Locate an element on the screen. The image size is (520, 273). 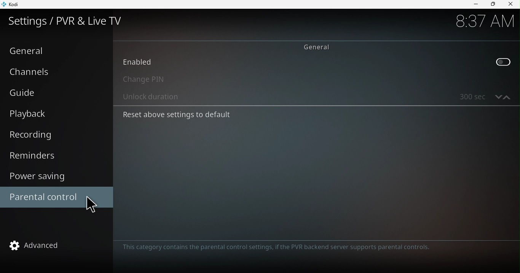
This category contains parental control settings, if the PVR backend server supports parental control is located at coordinates (279, 247).